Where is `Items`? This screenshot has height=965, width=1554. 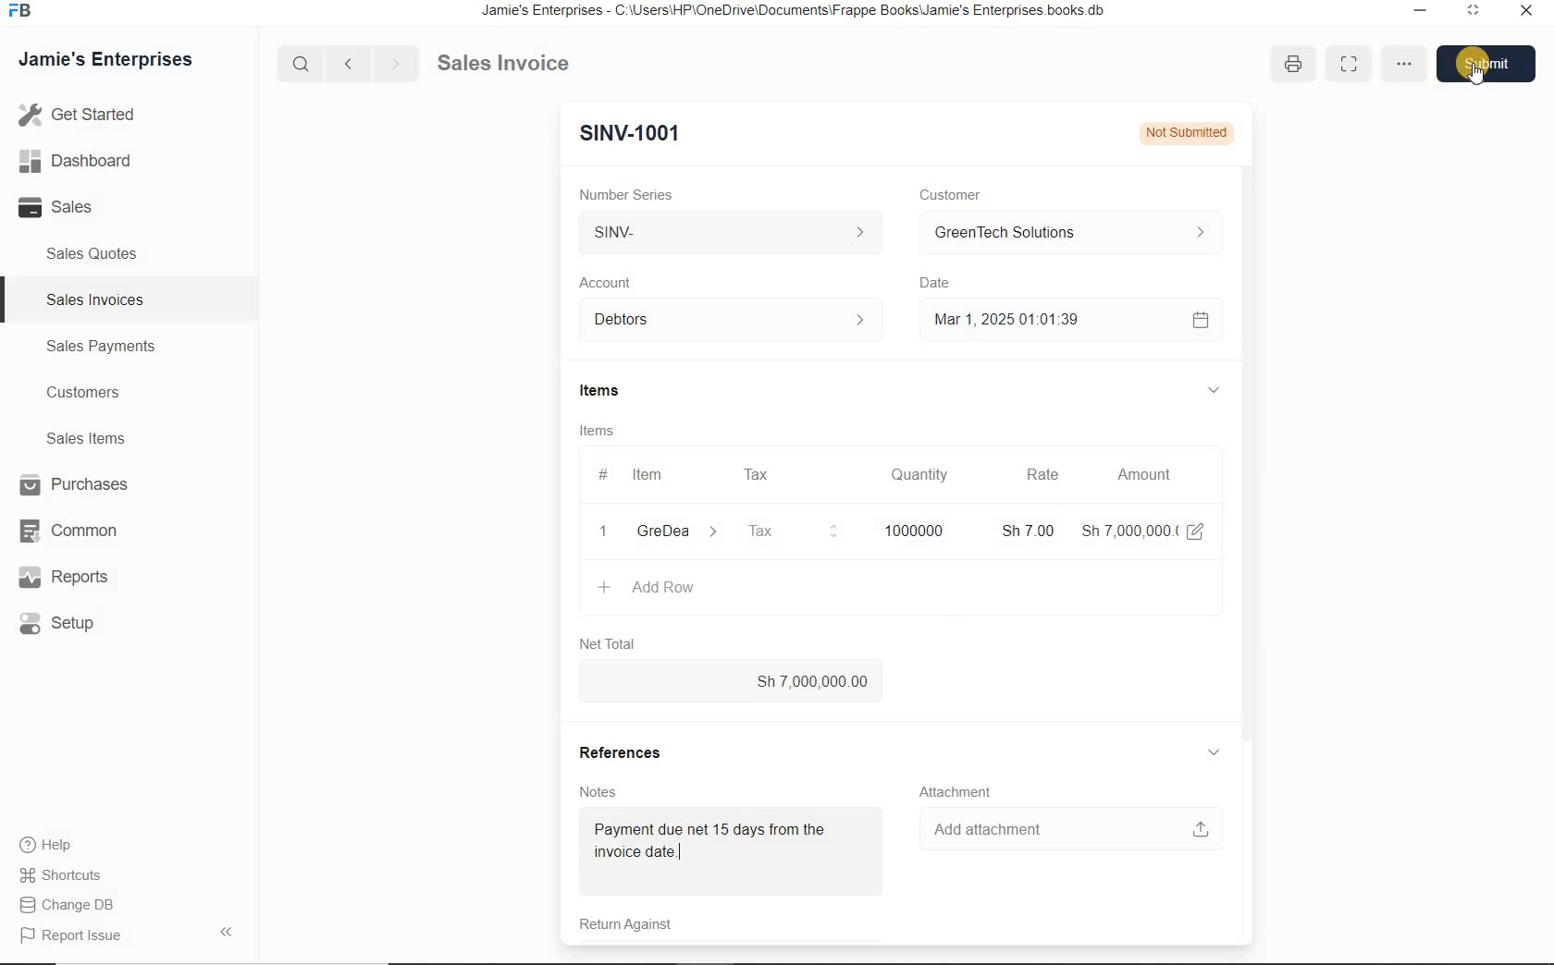 Items is located at coordinates (595, 392).